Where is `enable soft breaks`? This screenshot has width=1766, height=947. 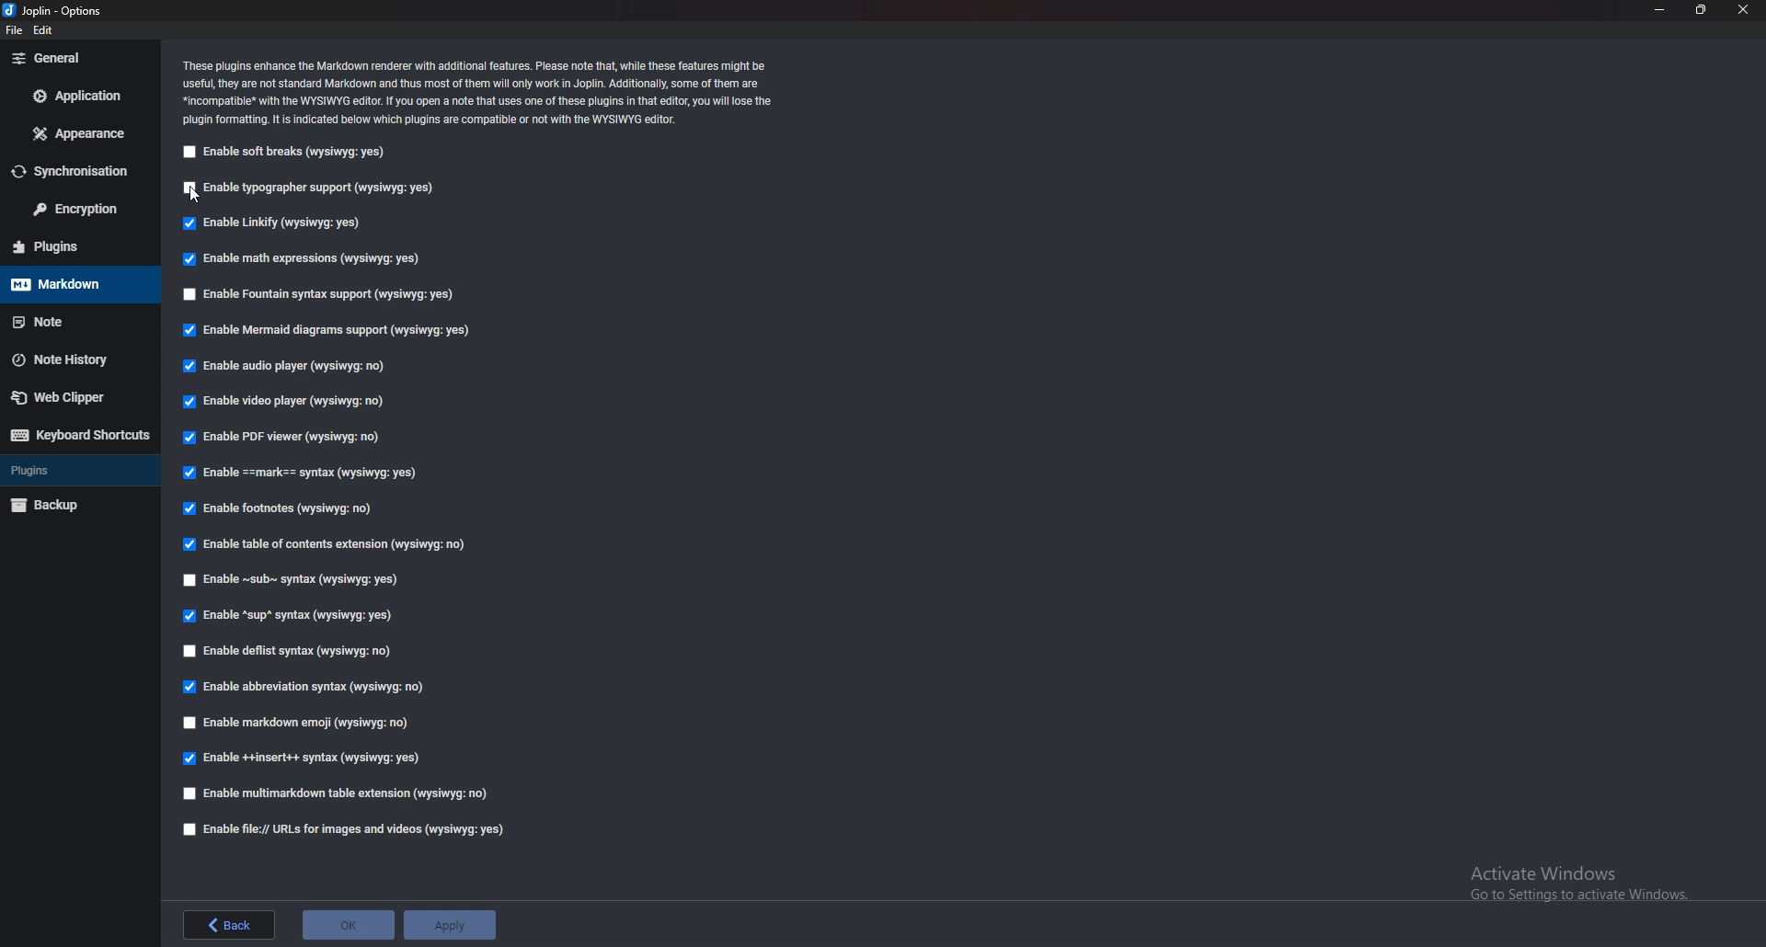 enable soft breaks is located at coordinates (285, 152).